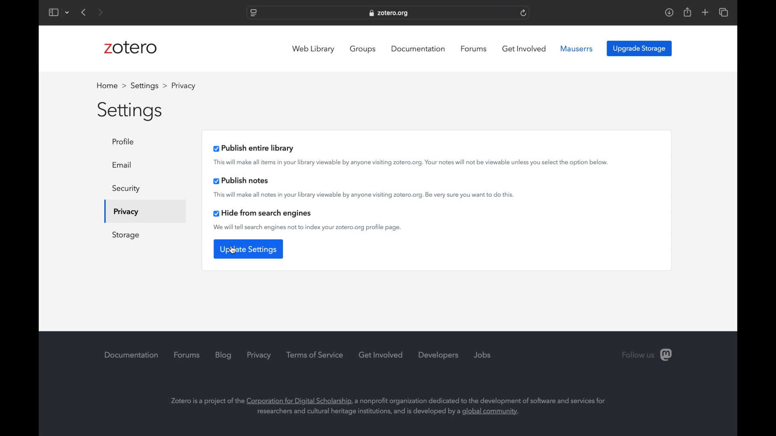  I want to click on email, so click(122, 165).